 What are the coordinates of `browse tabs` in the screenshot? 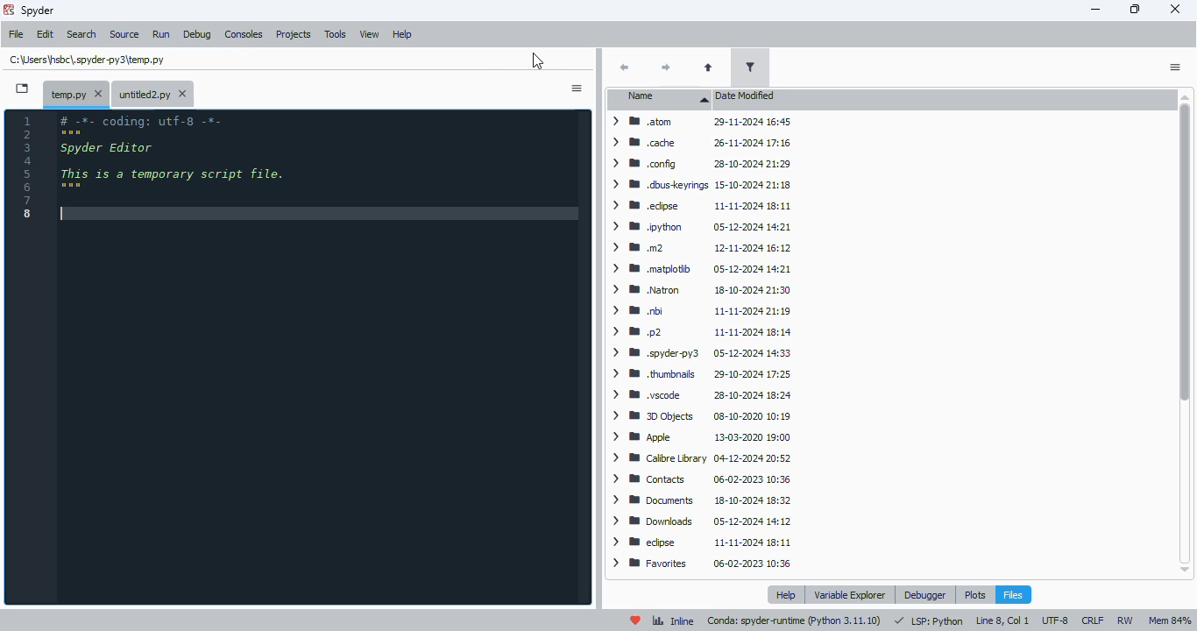 It's located at (20, 88).